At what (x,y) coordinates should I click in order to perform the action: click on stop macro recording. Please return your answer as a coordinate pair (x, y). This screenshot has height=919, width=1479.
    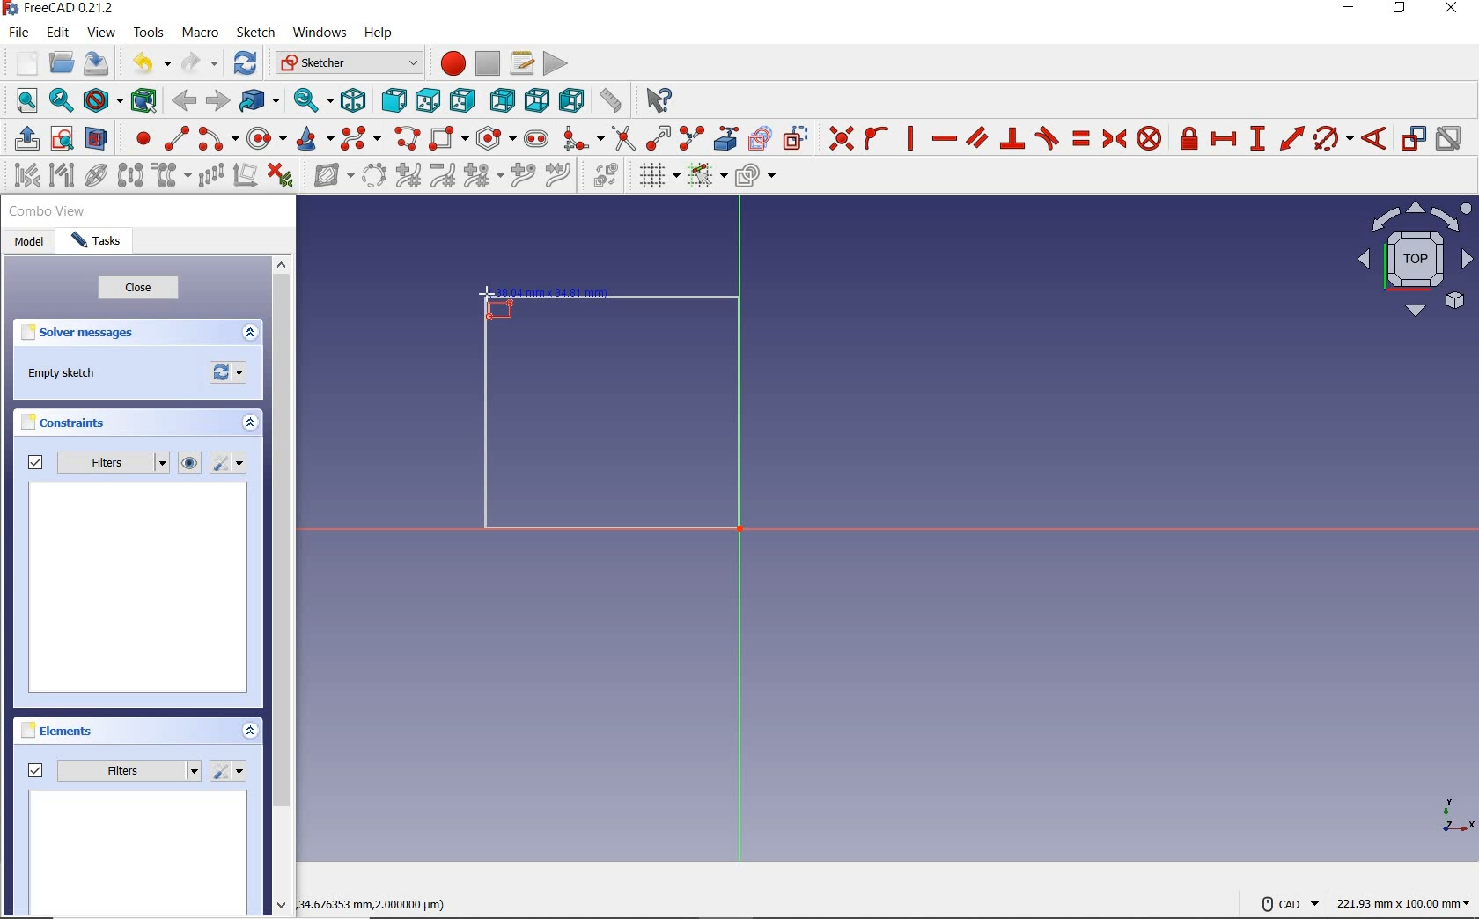
    Looking at the image, I should click on (488, 64).